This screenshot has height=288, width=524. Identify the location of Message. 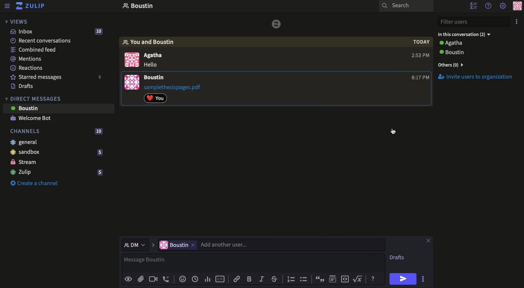
(253, 262).